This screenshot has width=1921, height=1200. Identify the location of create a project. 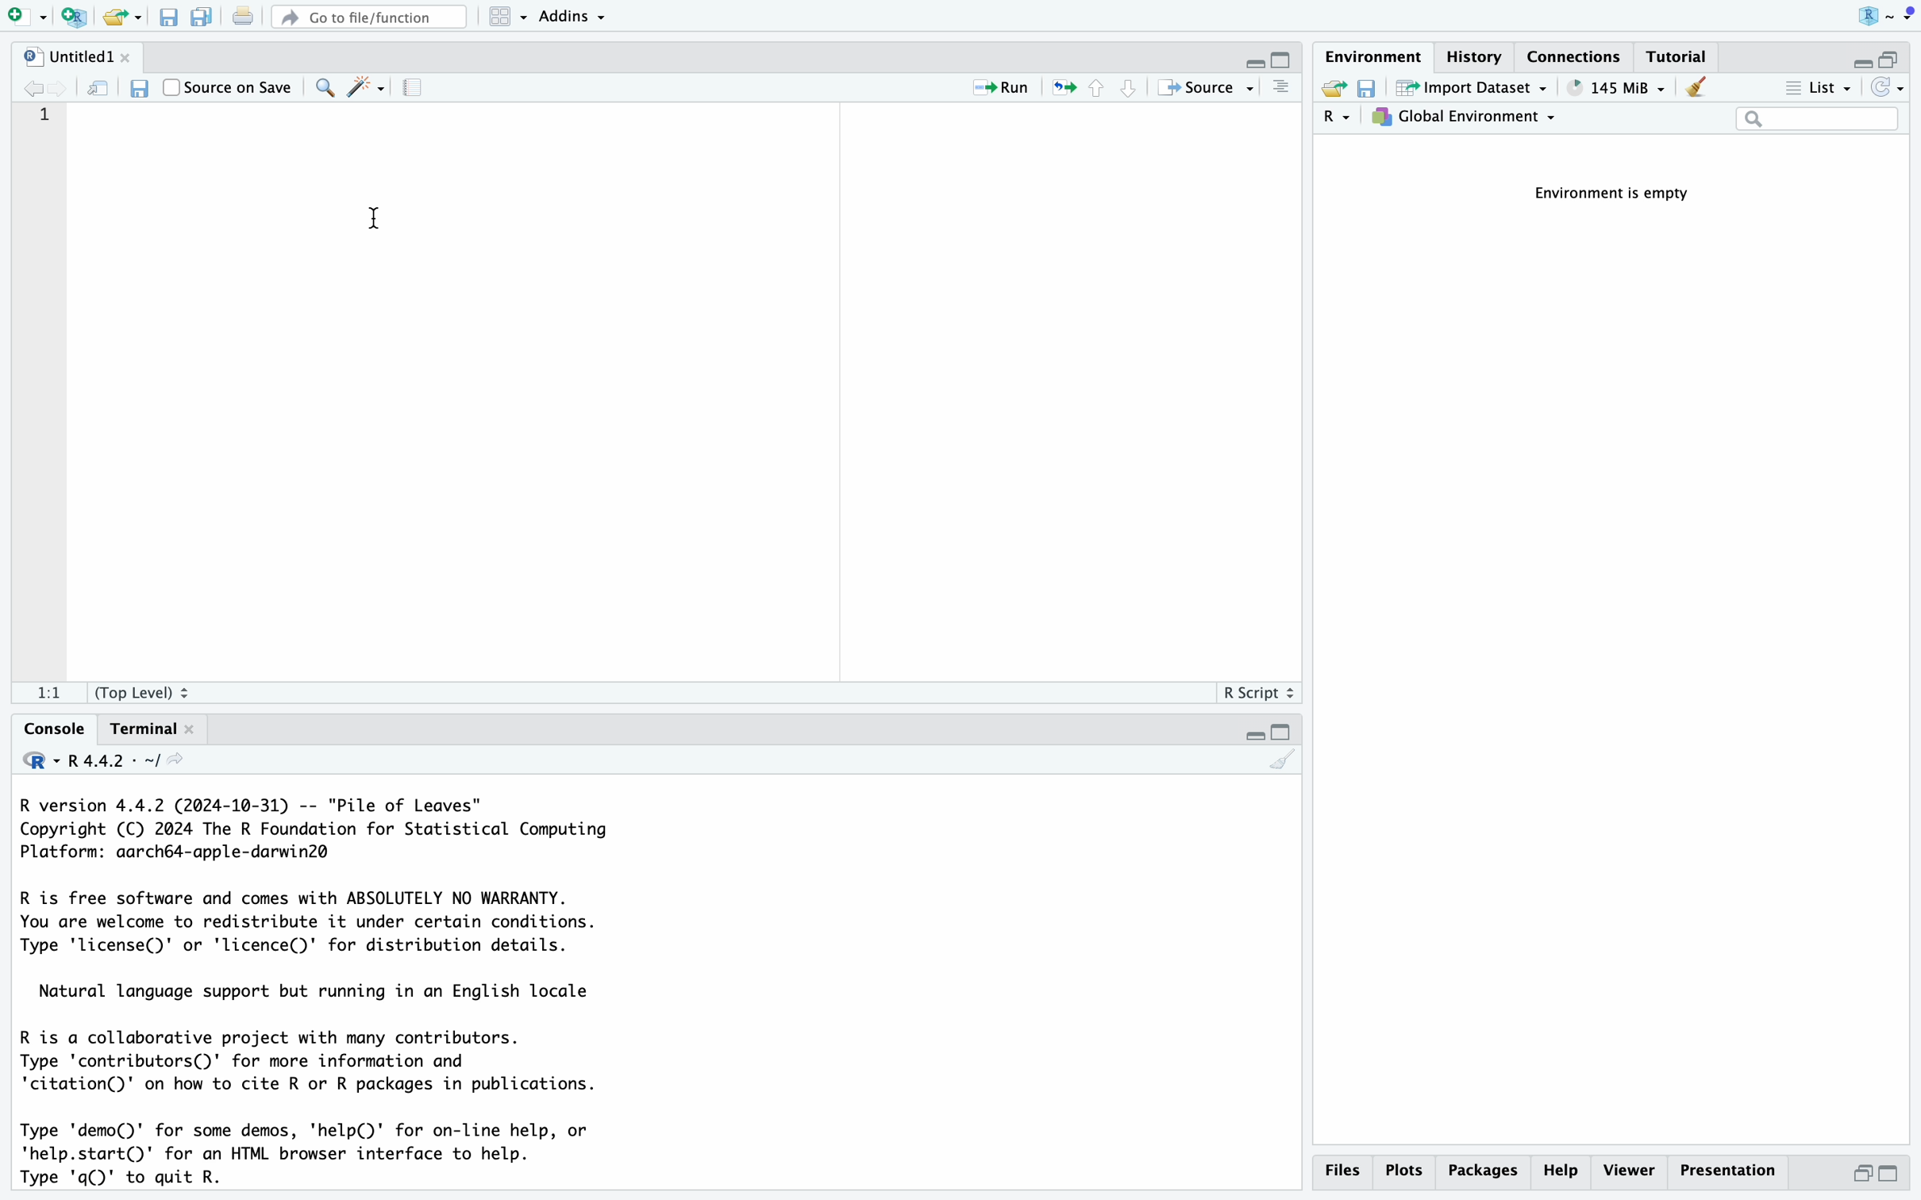
(71, 15).